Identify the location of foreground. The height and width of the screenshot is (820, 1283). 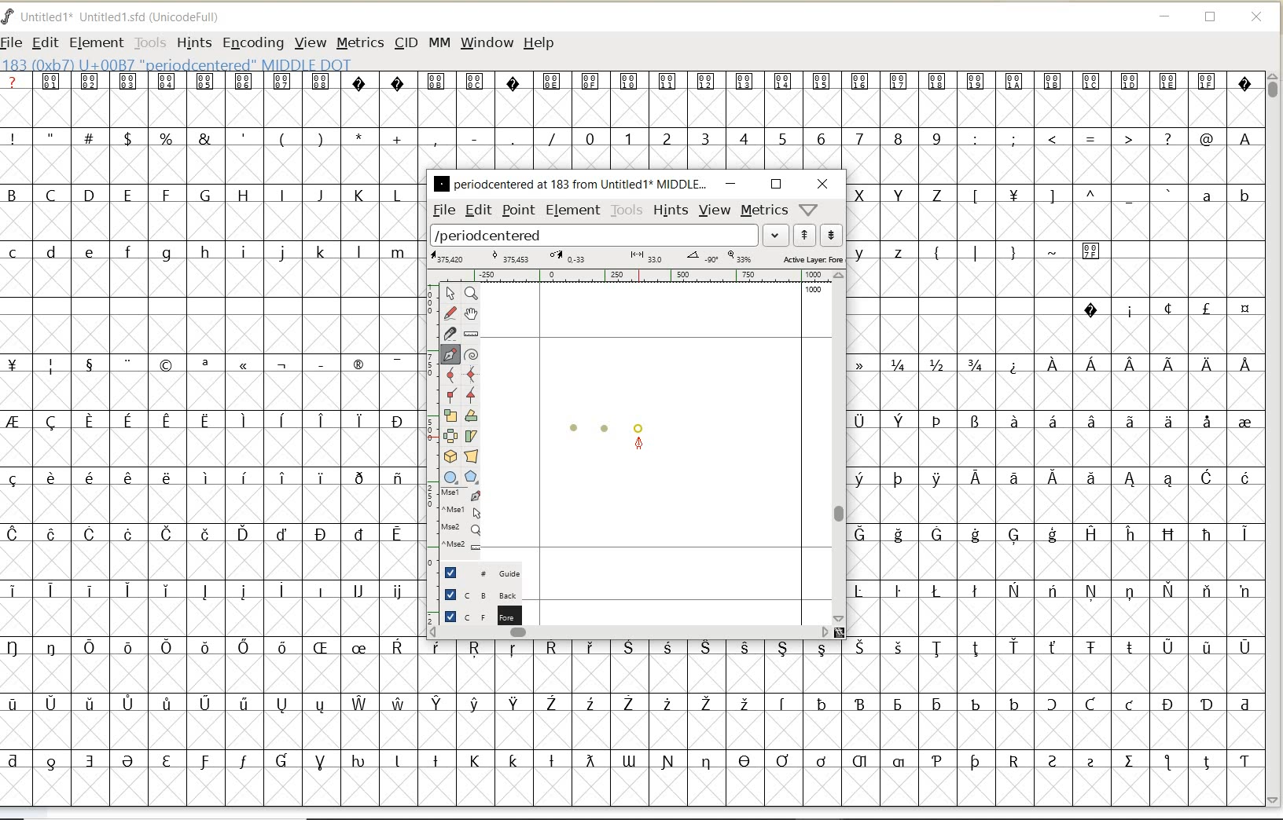
(477, 614).